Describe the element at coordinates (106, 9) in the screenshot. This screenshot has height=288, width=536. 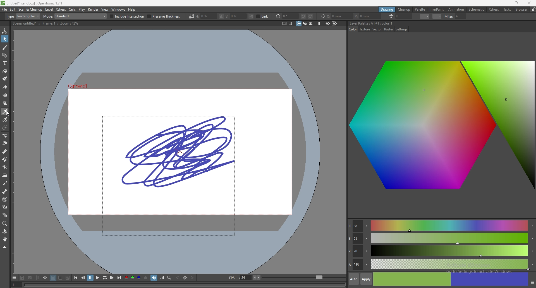
I see `view` at that location.